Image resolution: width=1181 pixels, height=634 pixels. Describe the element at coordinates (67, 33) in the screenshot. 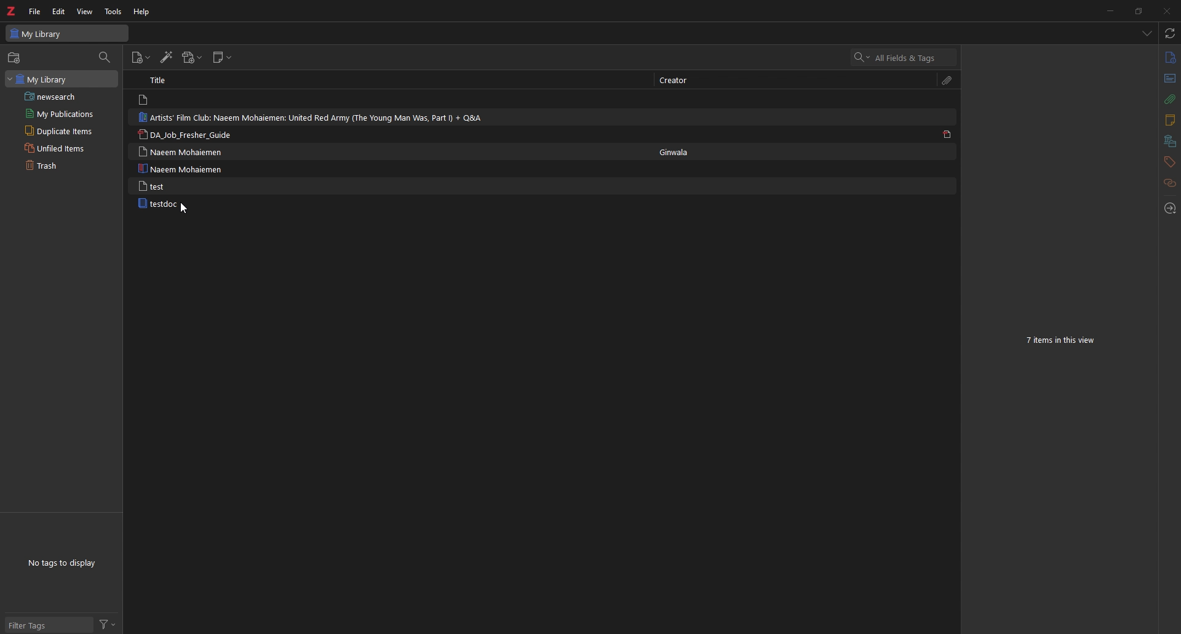

I see `My Library` at that location.